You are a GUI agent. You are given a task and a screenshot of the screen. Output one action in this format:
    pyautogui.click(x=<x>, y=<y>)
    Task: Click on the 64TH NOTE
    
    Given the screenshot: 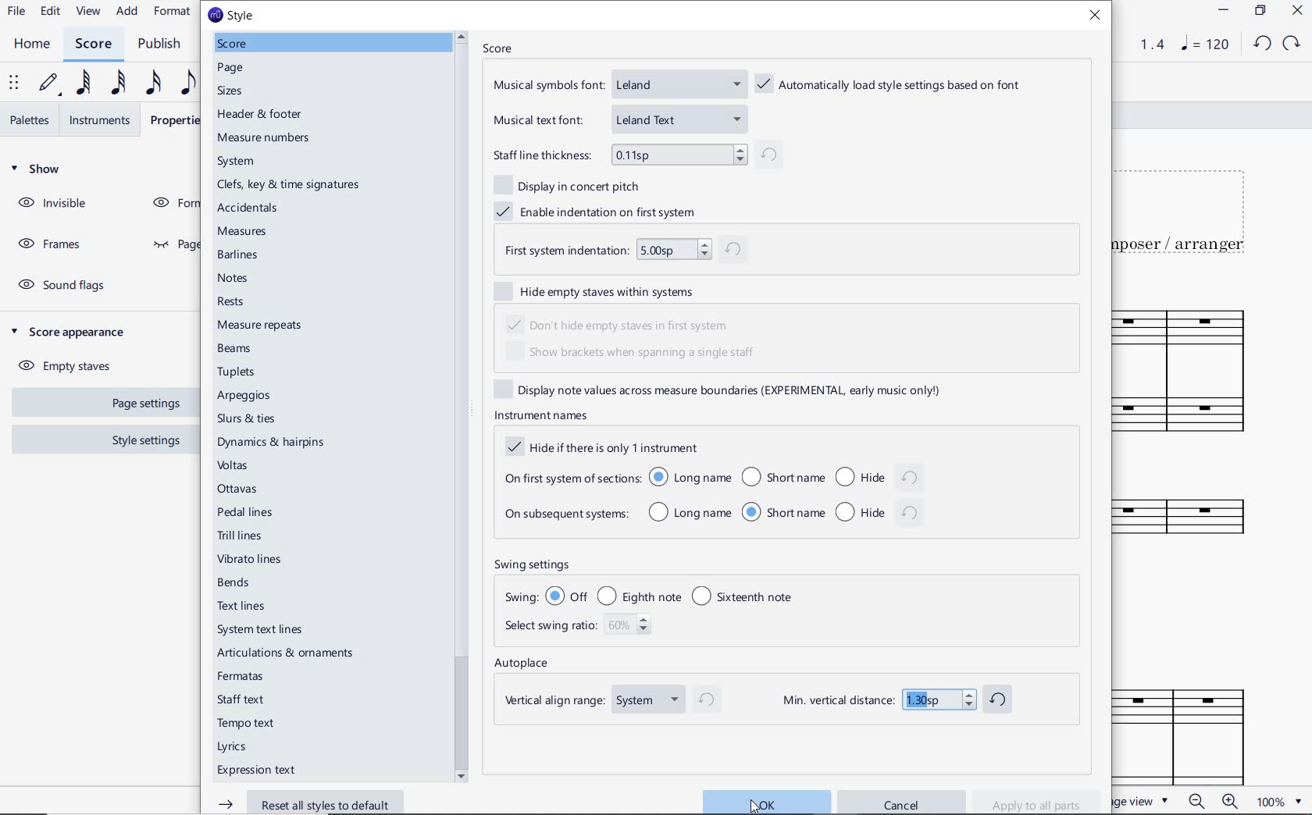 What is the action you would take?
    pyautogui.click(x=85, y=83)
    